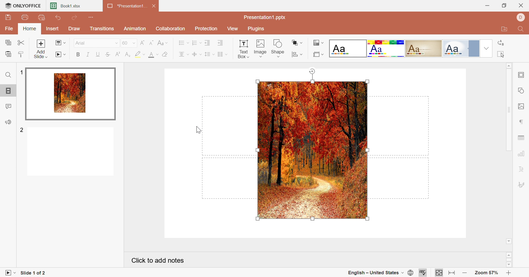 This screenshot has height=277, width=529. I want to click on Select All, so click(501, 55).